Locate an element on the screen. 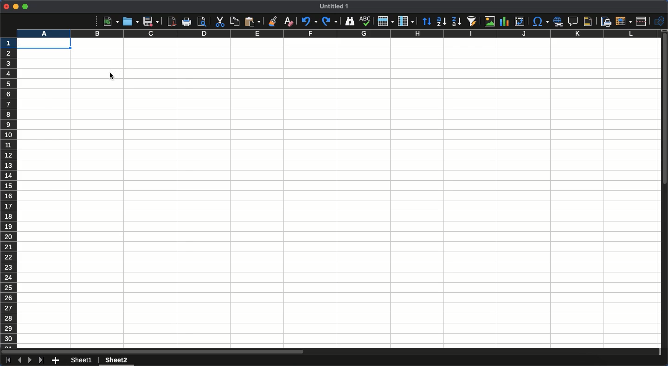 Image resolution: width=668 pixels, height=366 pixels. Chart is located at coordinates (503, 22).